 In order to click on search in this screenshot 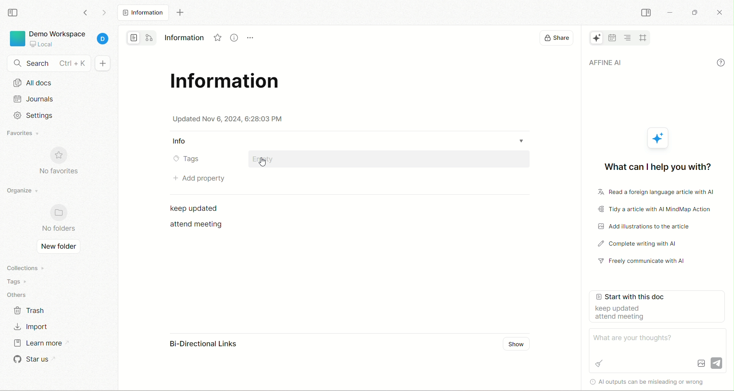, I will do `click(46, 64)`.